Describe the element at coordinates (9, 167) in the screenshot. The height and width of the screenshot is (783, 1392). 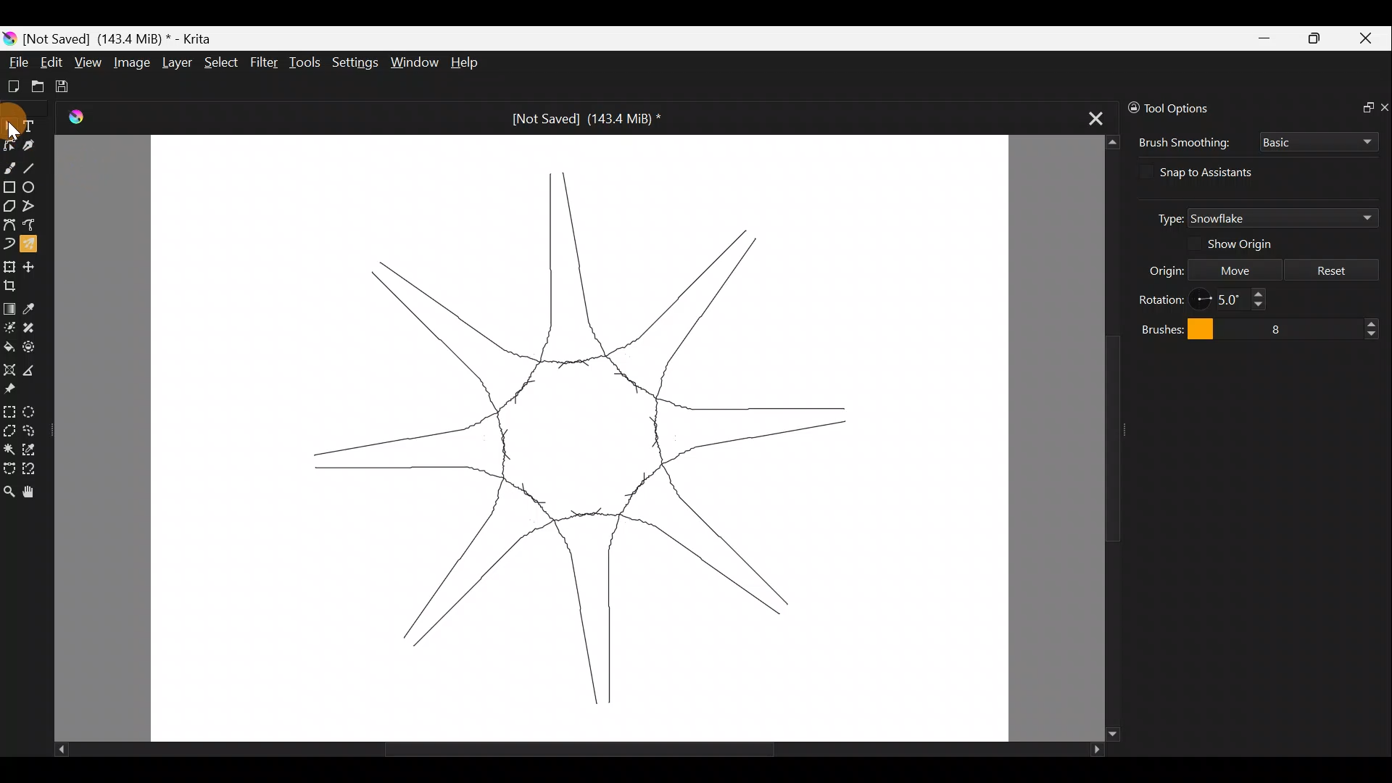
I see `Freehand brush tool` at that location.